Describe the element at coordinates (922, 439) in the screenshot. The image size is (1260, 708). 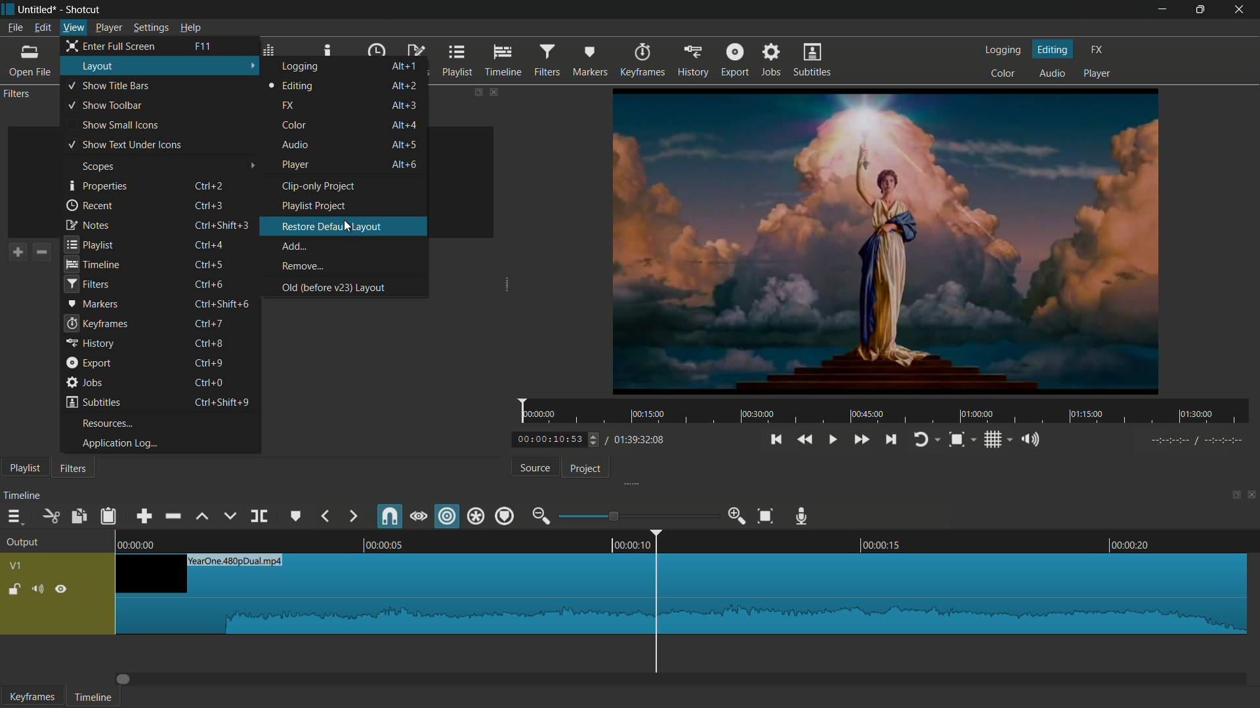
I see `toggle player looping` at that location.